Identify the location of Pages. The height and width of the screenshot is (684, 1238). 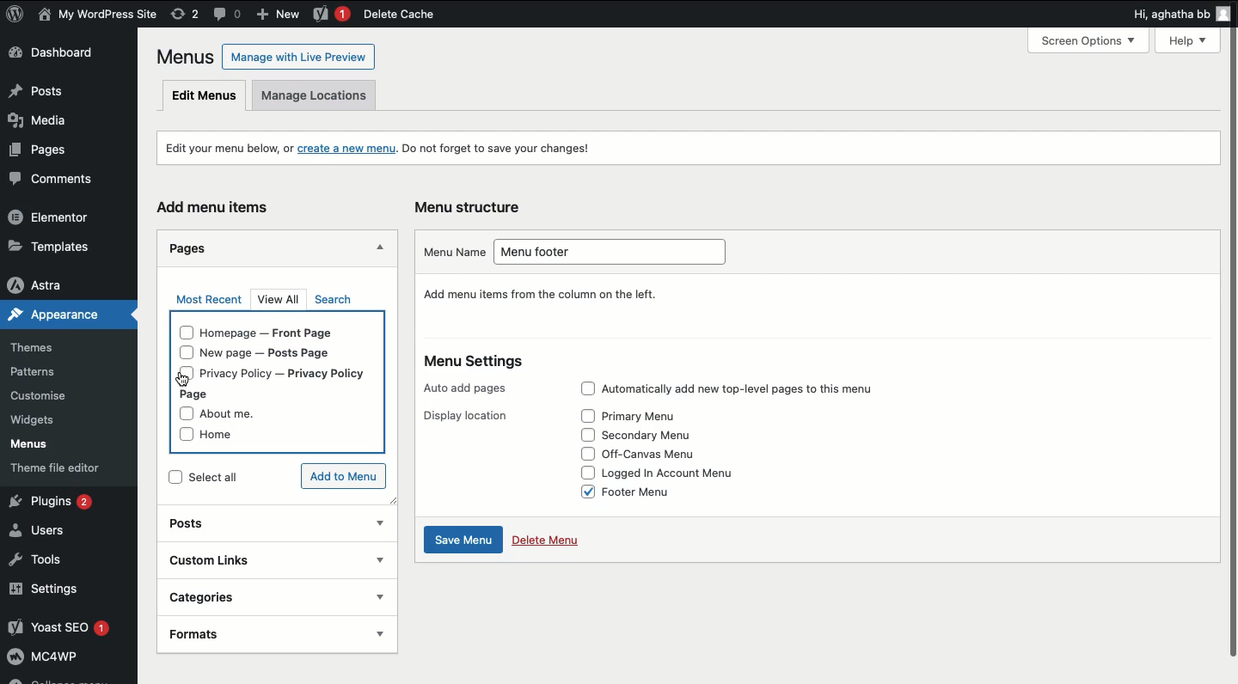
(37, 154).